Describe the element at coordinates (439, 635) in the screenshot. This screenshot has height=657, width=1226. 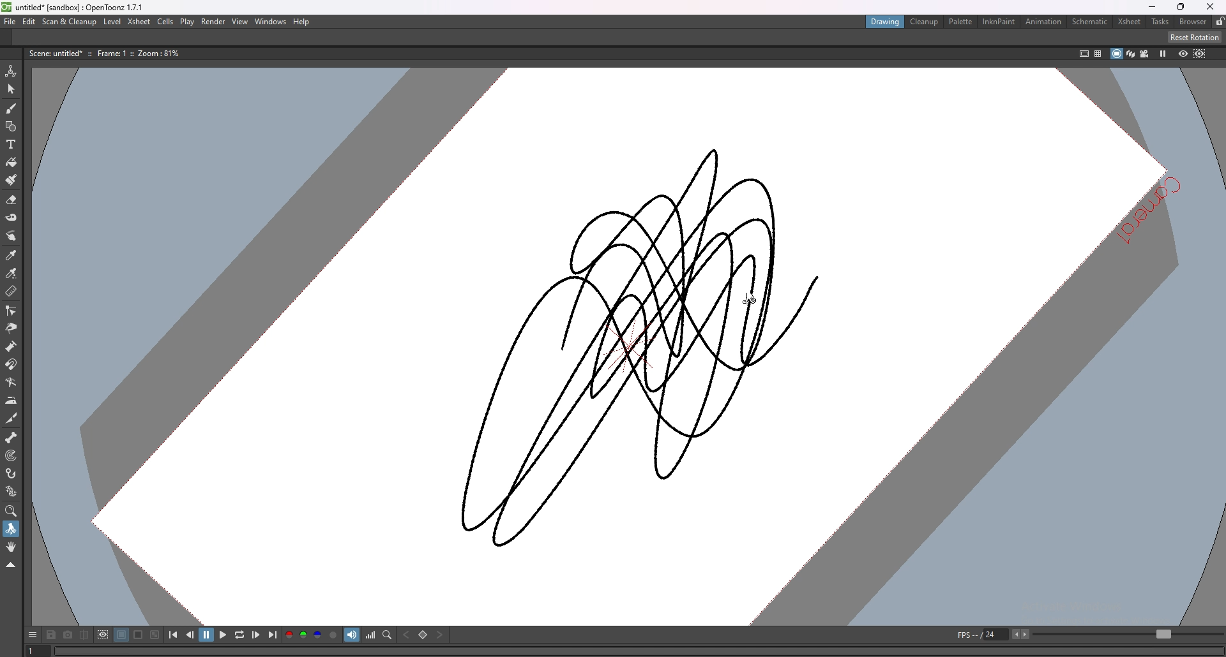
I see `next key` at that location.